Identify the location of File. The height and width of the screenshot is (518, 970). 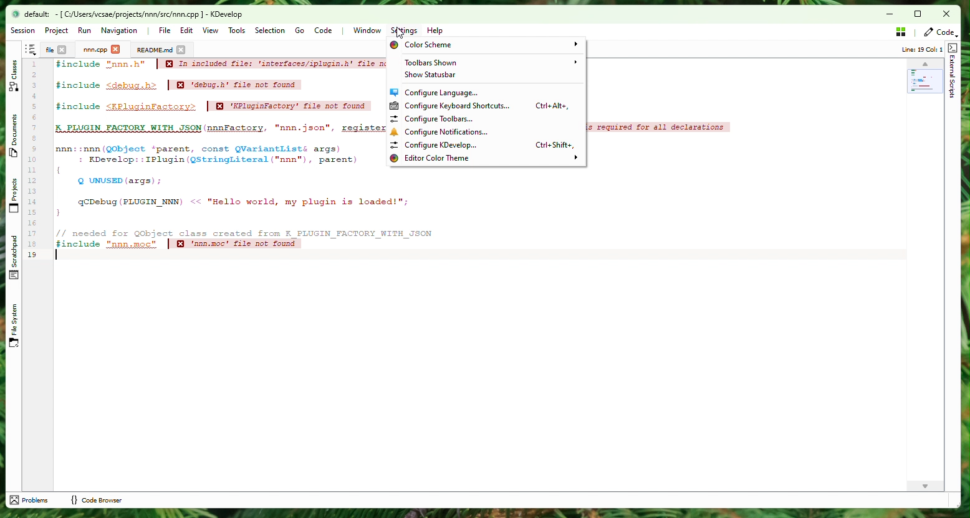
(48, 49).